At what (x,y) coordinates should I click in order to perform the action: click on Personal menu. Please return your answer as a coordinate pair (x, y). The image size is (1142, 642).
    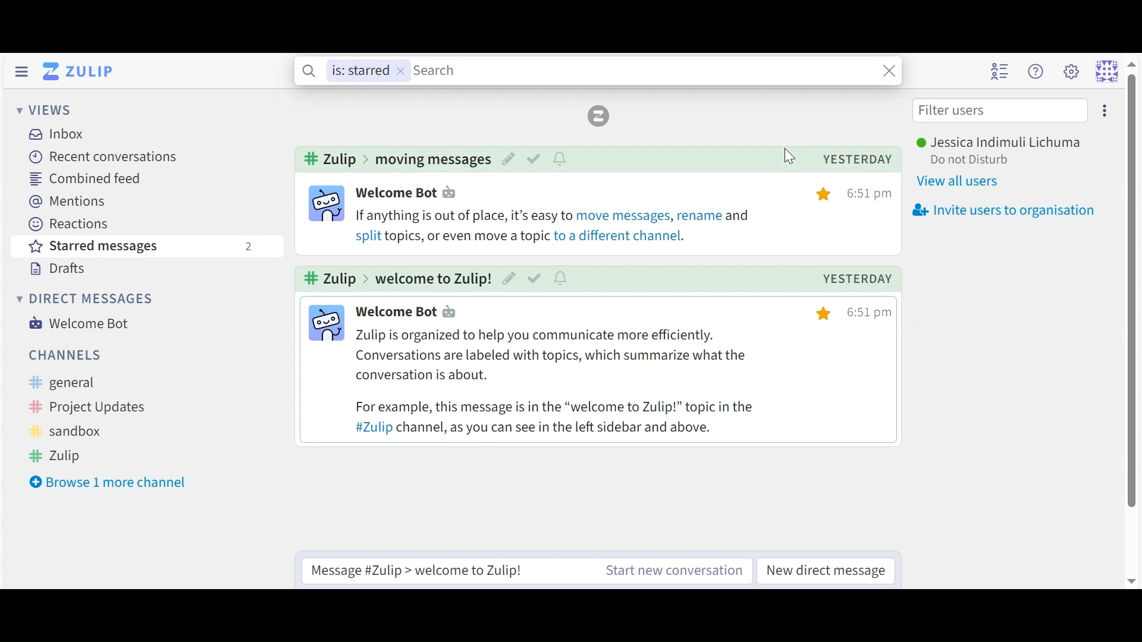
    Looking at the image, I should click on (1107, 70).